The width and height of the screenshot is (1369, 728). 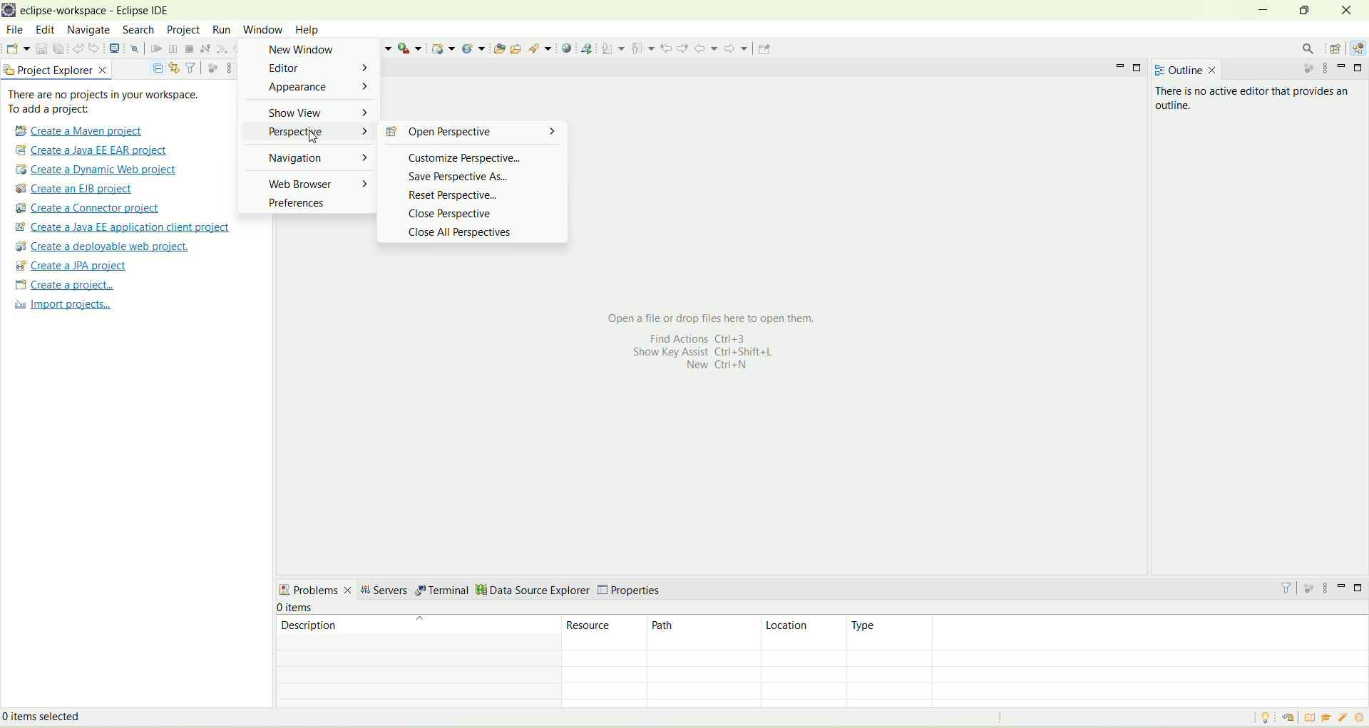 What do you see at coordinates (1313, 718) in the screenshot?
I see `overview` at bounding box center [1313, 718].